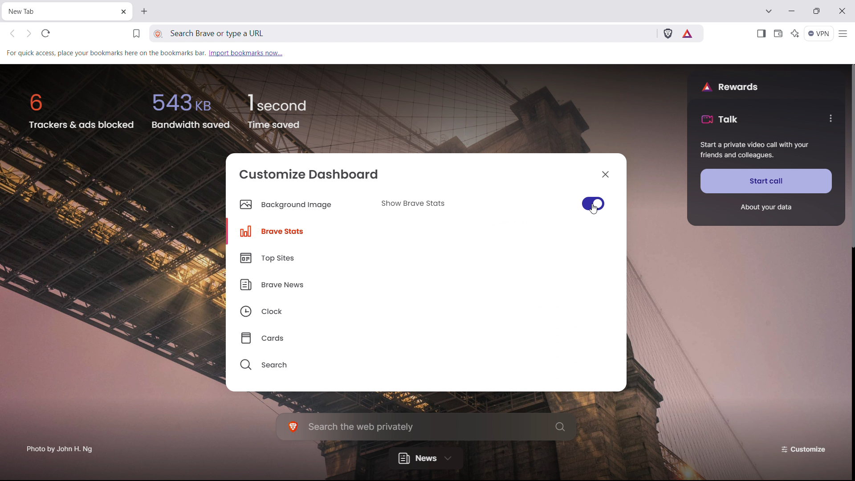 Image resolution: width=855 pixels, height=481 pixels. Describe the element at coordinates (766, 181) in the screenshot. I see `start call` at that location.